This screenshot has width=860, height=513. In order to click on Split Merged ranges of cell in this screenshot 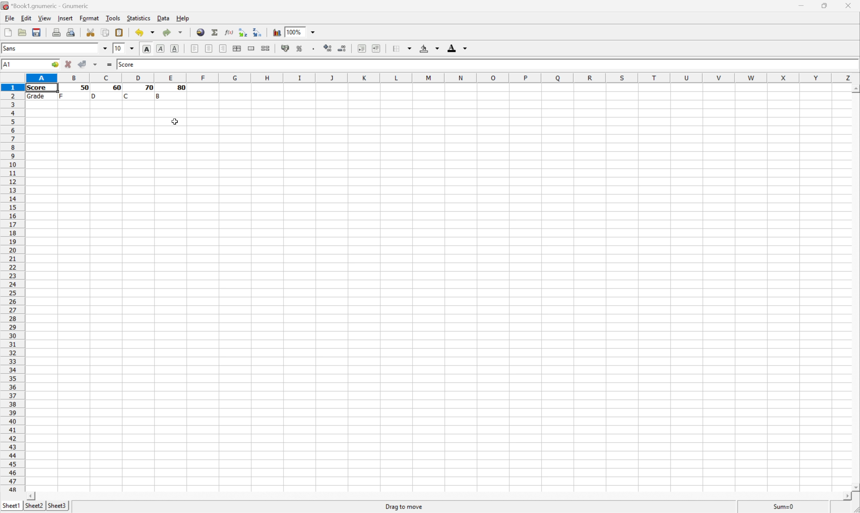, I will do `click(264, 49)`.